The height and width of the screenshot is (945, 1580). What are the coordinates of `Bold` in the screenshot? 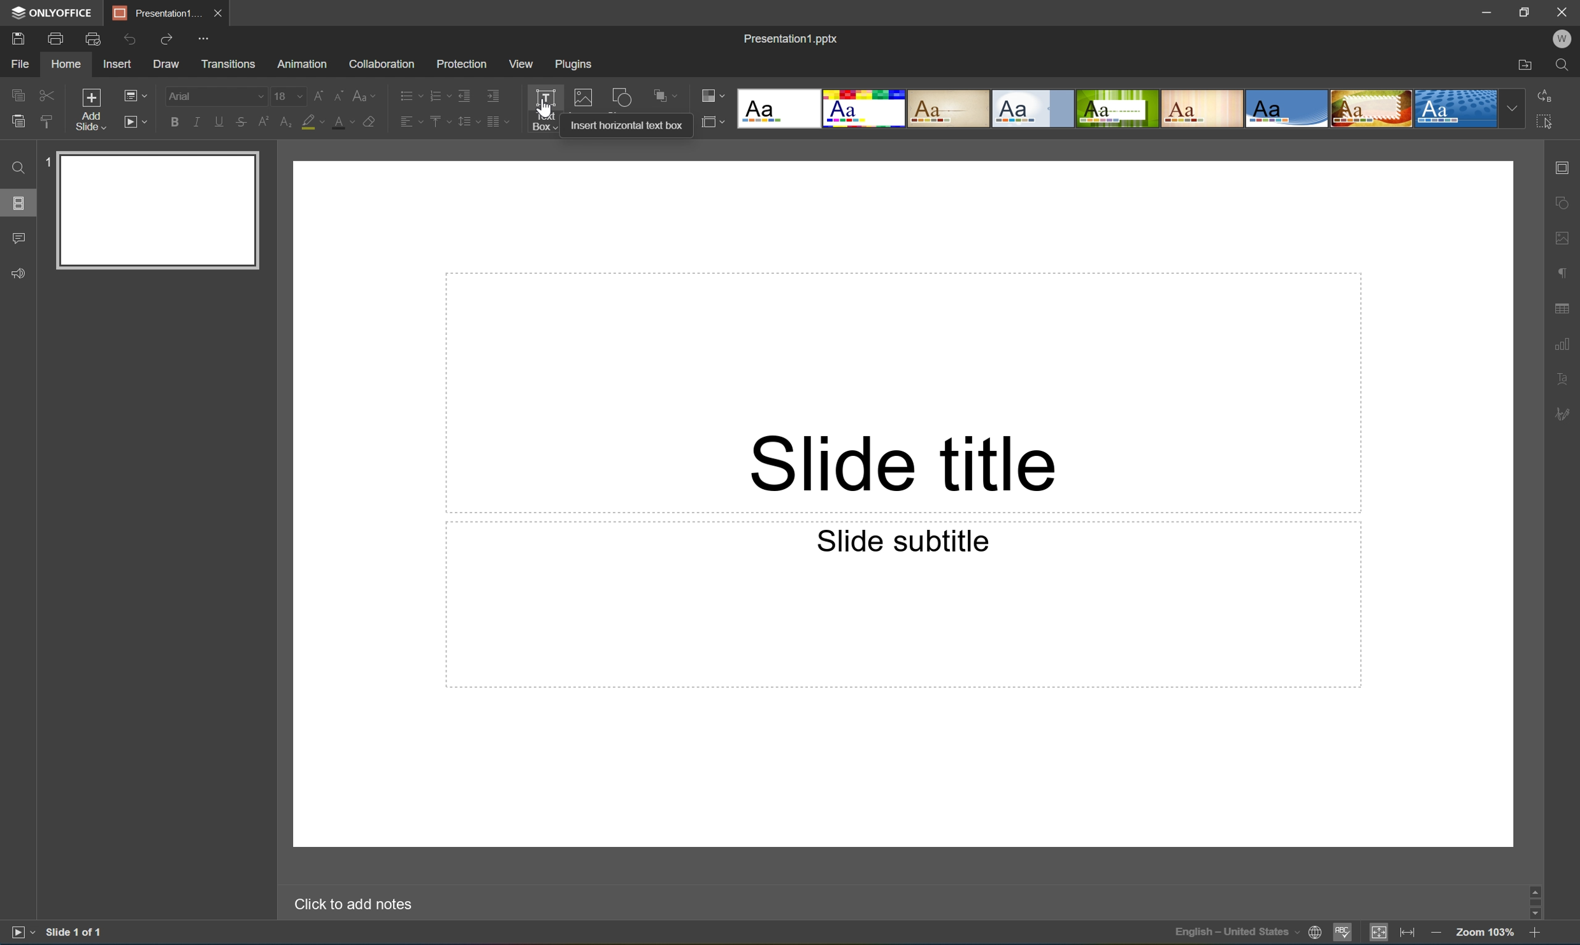 It's located at (175, 120).